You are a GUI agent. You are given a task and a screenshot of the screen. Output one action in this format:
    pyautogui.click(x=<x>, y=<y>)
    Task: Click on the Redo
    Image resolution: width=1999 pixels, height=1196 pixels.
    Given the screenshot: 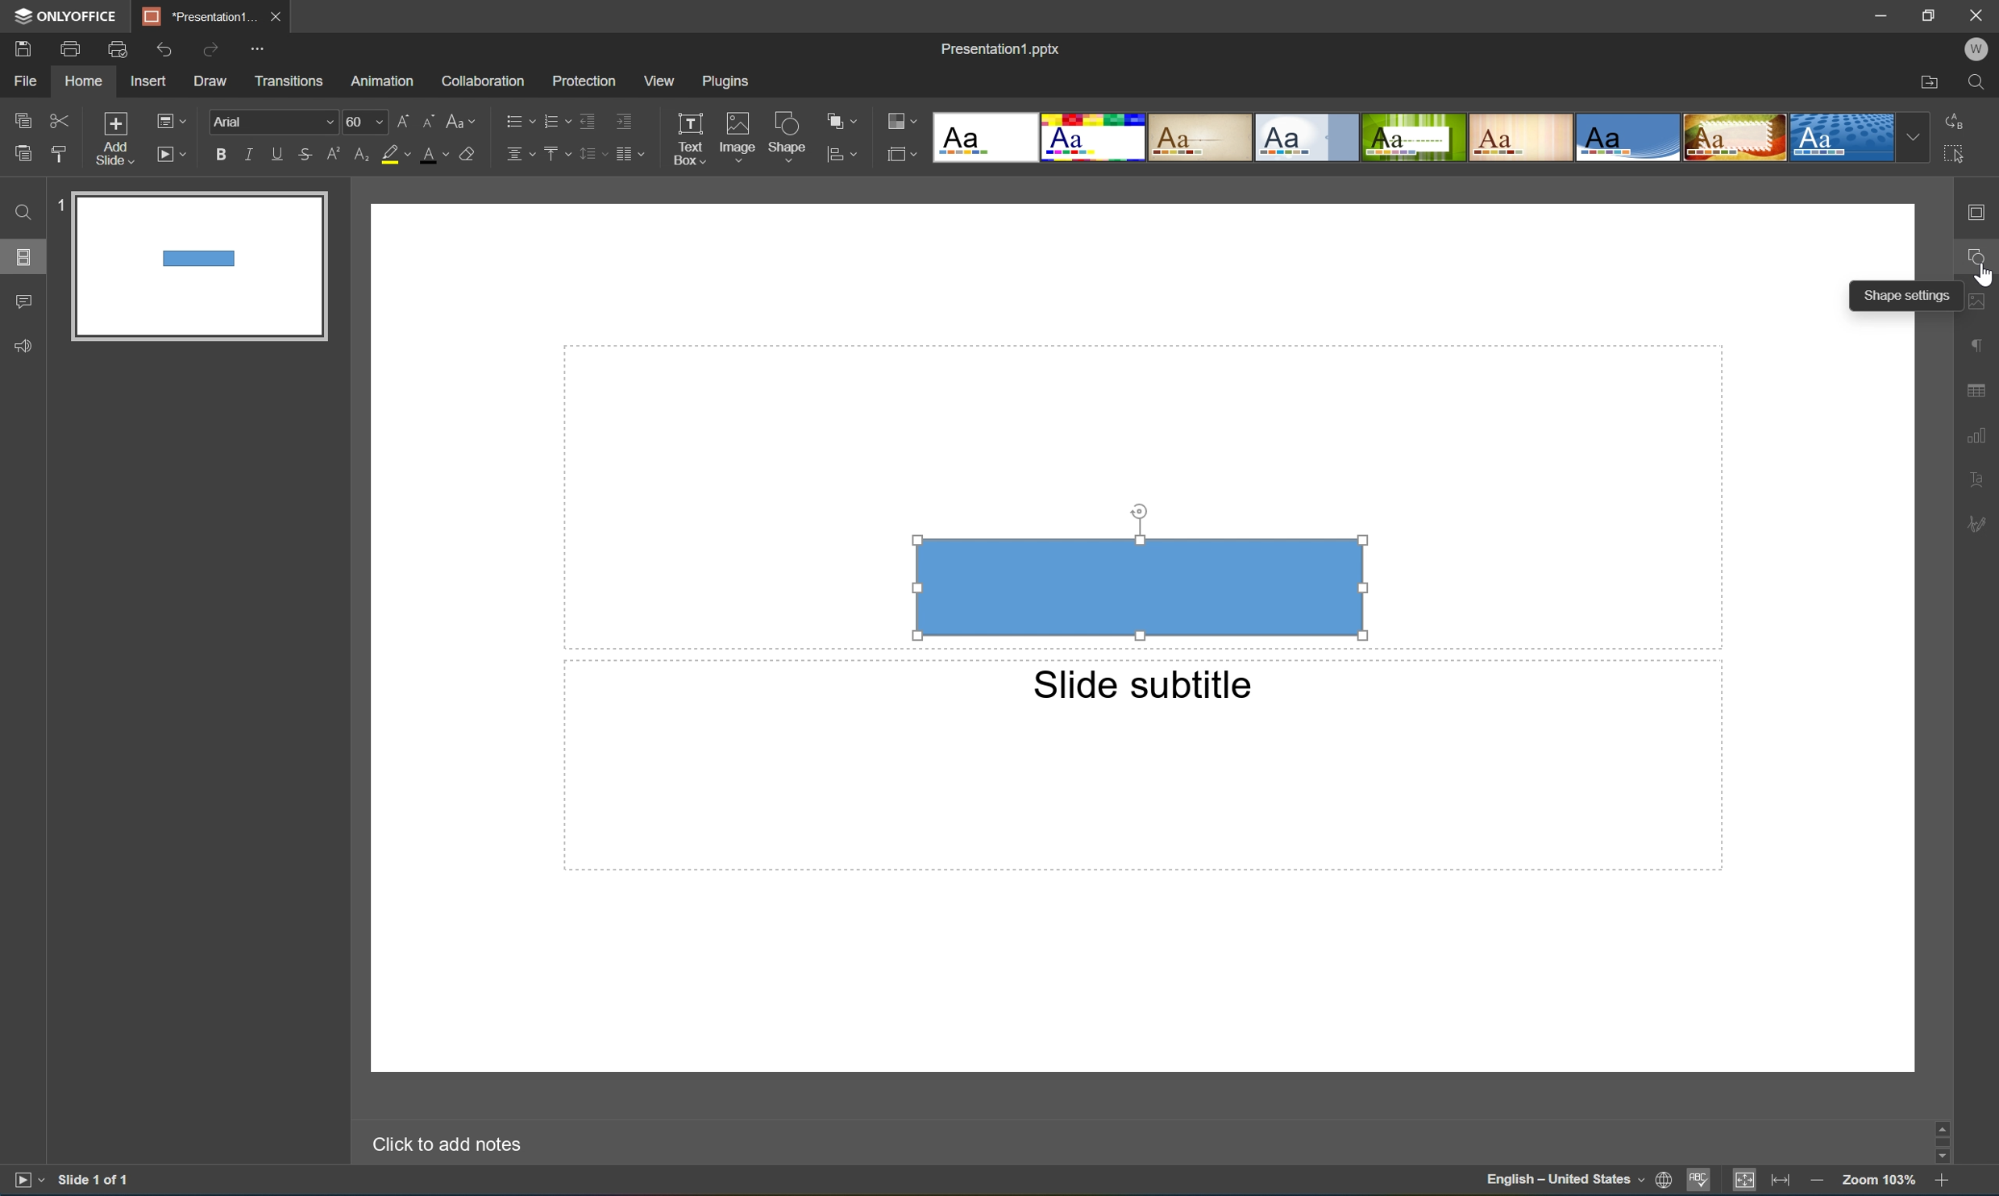 What is the action you would take?
    pyautogui.click(x=211, y=48)
    